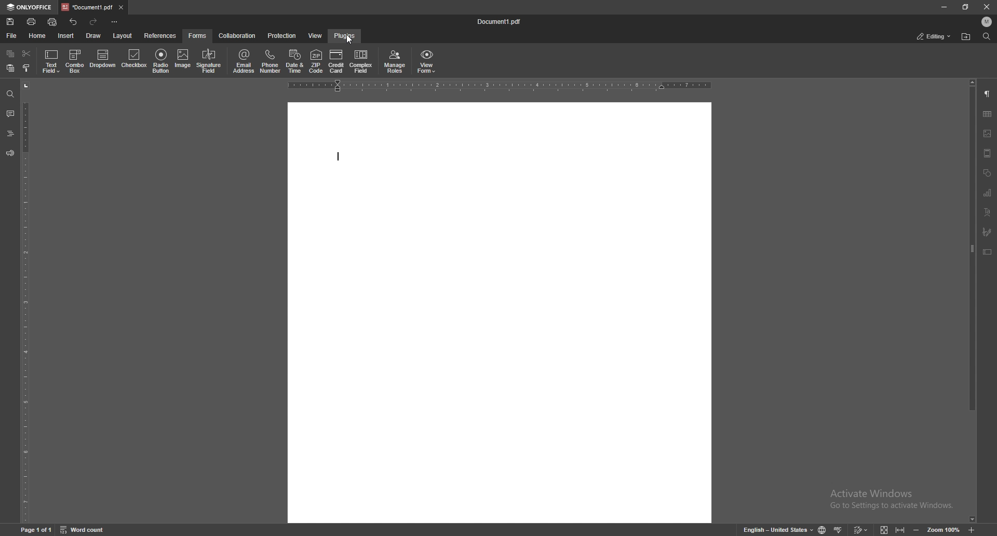 This screenshot has width=997, height=536. I want to click on checkbox, so click(134, 61).